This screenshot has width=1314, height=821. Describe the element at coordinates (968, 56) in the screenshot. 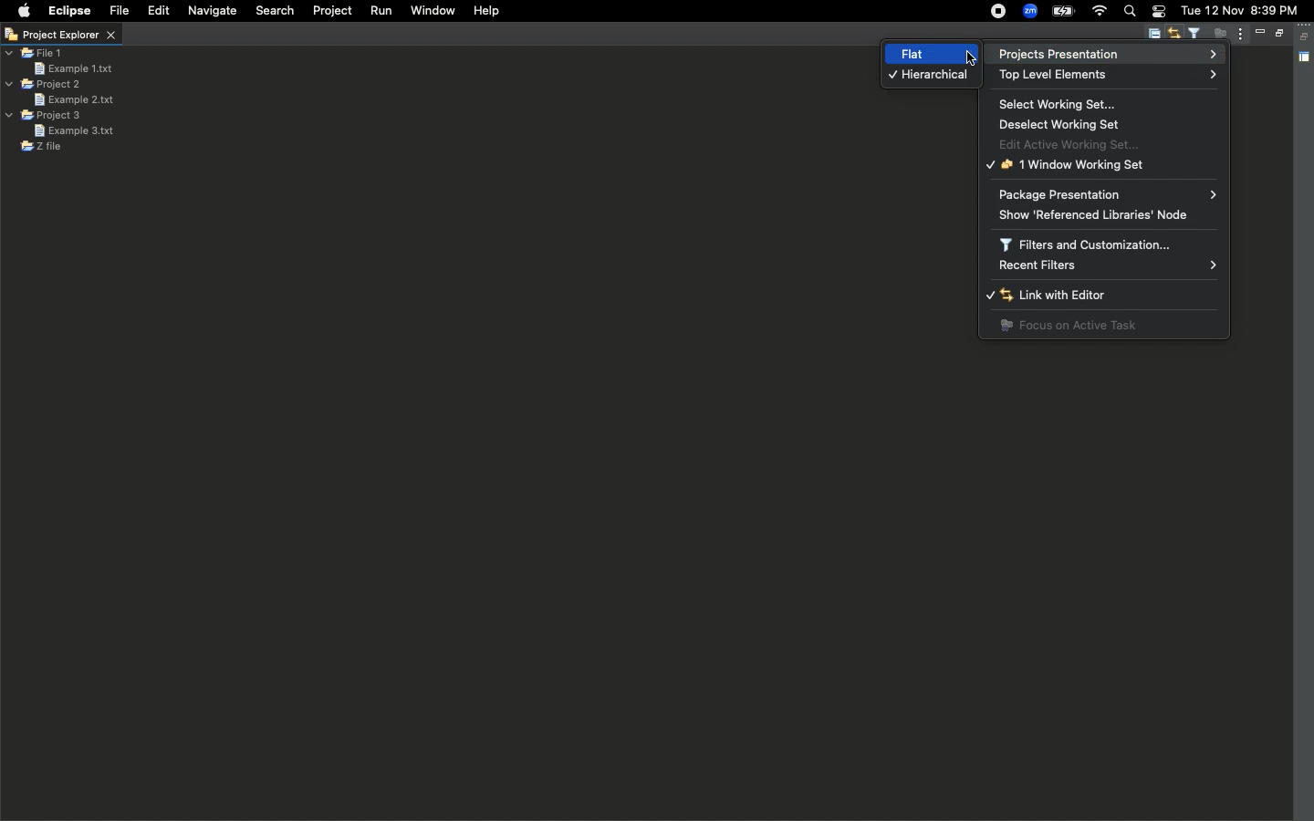

I see `Selecting flat` at that location.